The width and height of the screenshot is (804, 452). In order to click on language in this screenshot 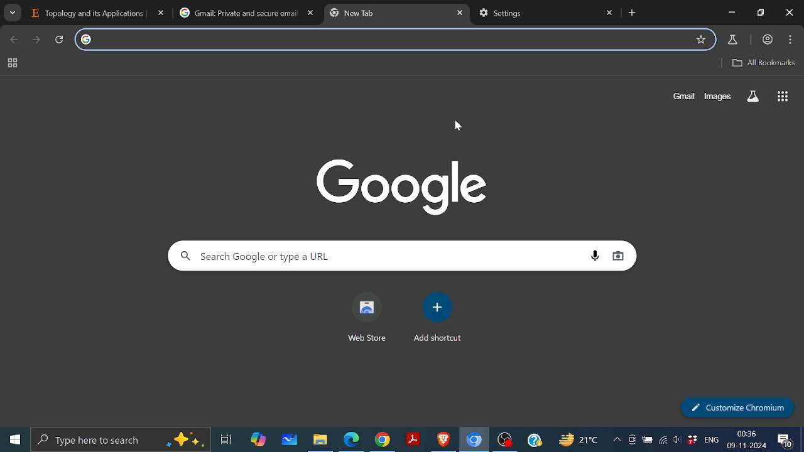, I will do `click(711, 440)`.